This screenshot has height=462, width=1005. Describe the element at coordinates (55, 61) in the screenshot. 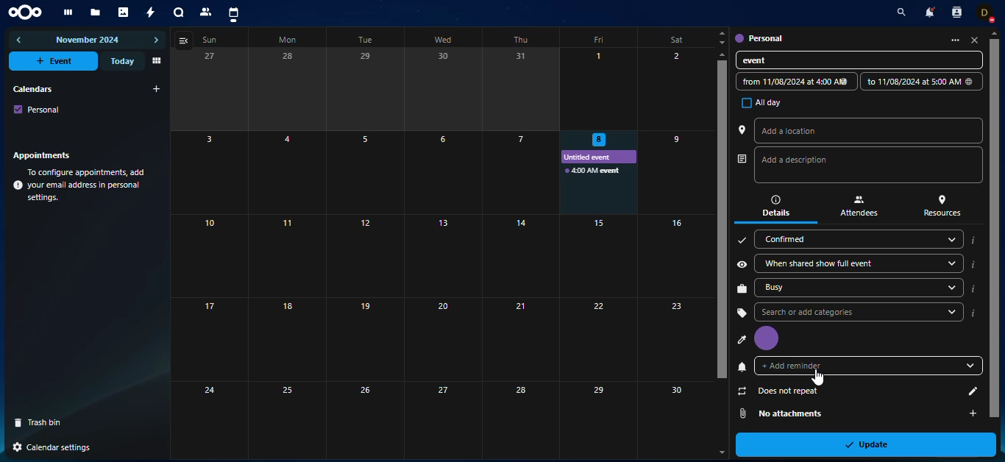

I see `event` at that location.